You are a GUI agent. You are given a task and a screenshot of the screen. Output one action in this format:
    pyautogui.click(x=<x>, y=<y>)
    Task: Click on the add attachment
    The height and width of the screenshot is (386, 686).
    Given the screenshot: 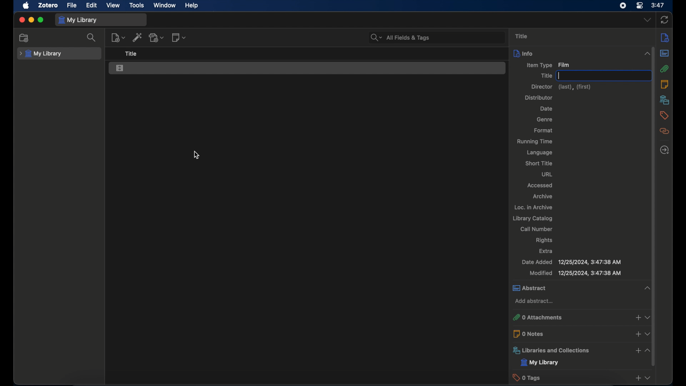 What is the action you would take?
    pyautogui.click(x=157, y=38)
    